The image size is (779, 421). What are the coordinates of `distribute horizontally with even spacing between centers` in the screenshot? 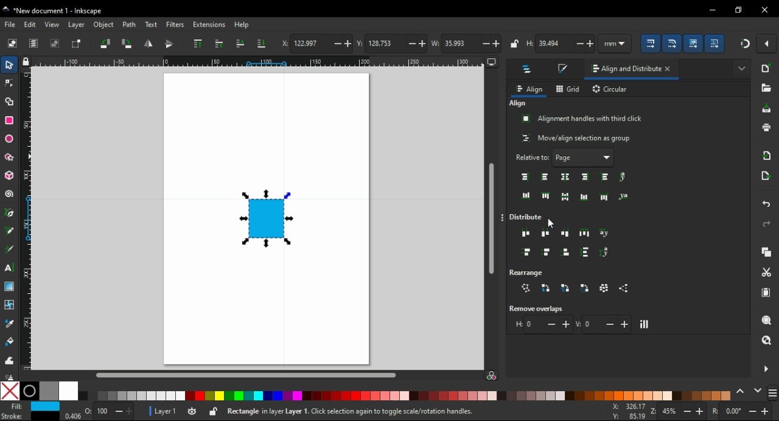 It's located at (546, 233).